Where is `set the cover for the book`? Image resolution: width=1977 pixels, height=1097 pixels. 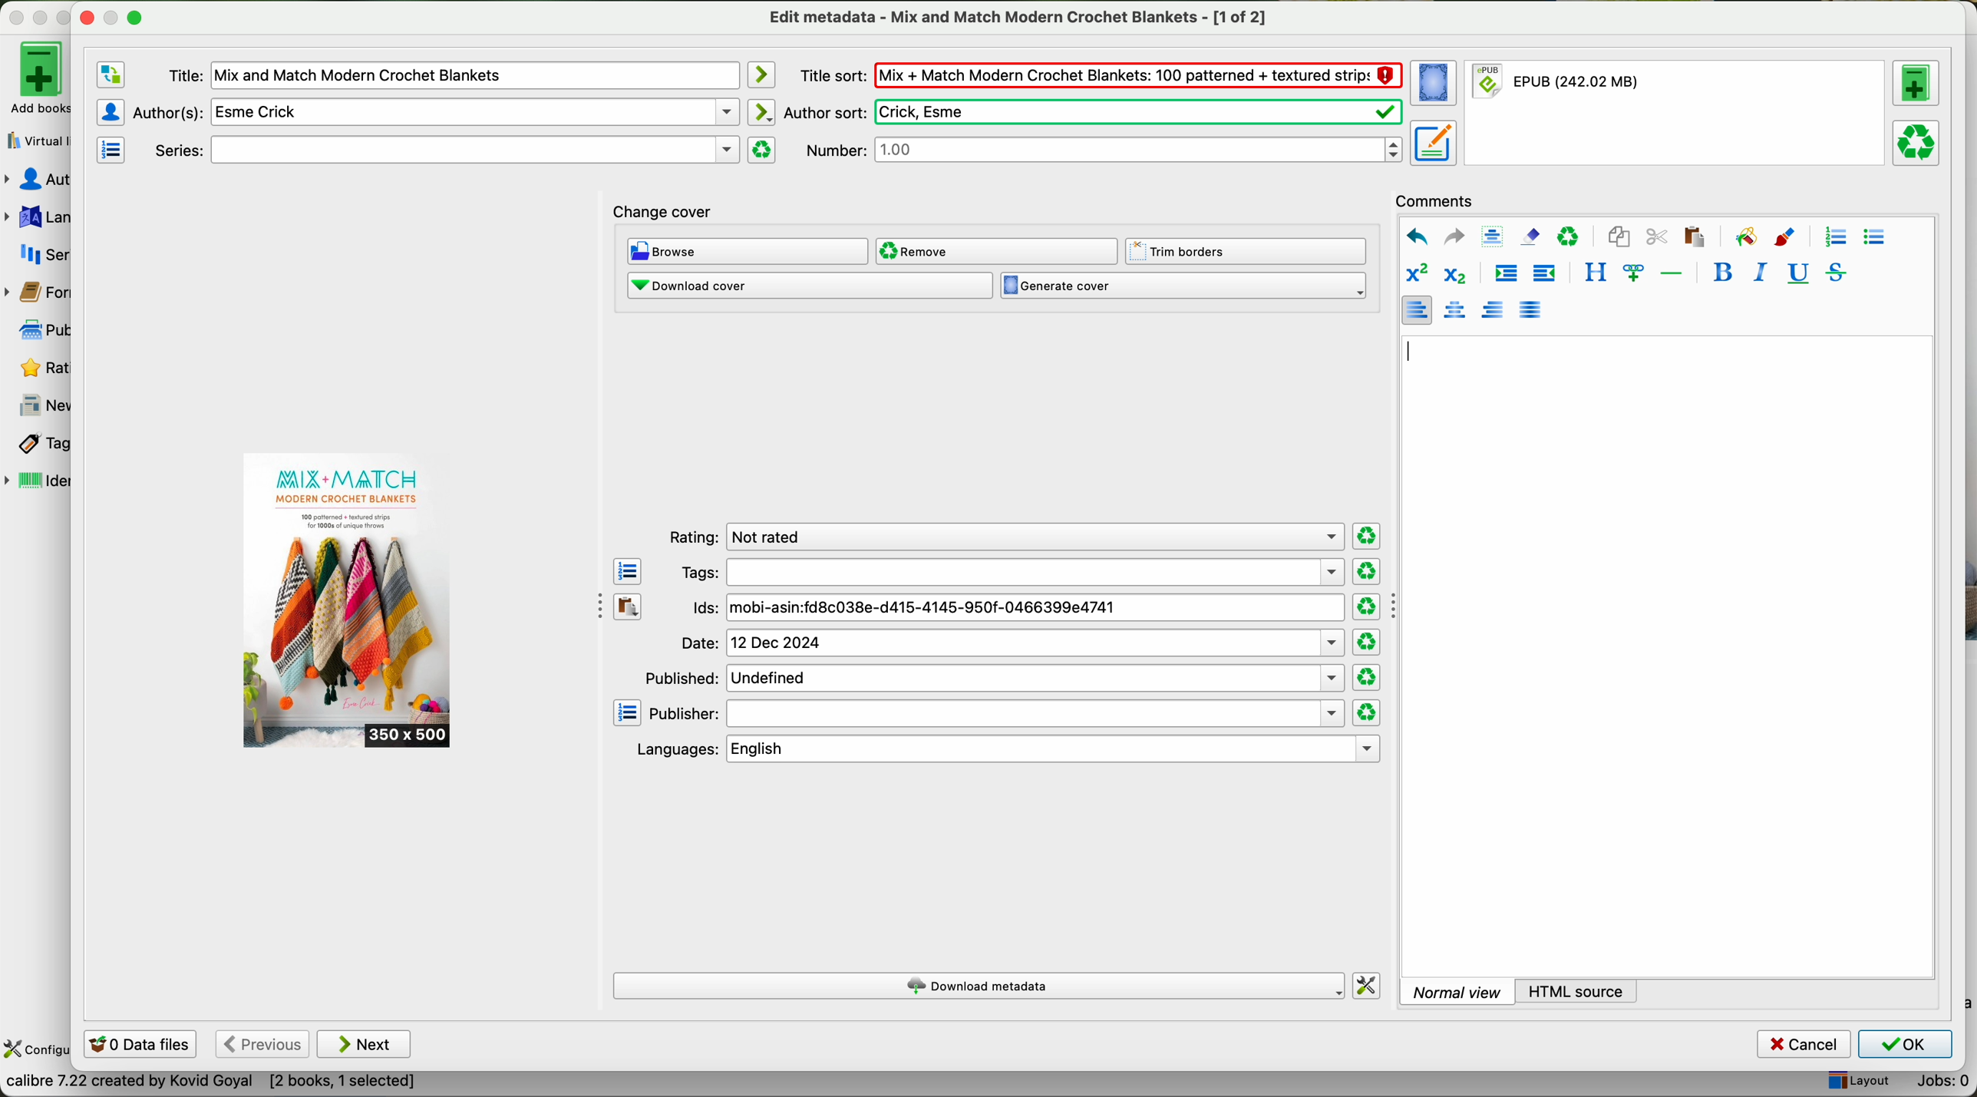 set the cover for the book is located at coordinates (1436, 84).